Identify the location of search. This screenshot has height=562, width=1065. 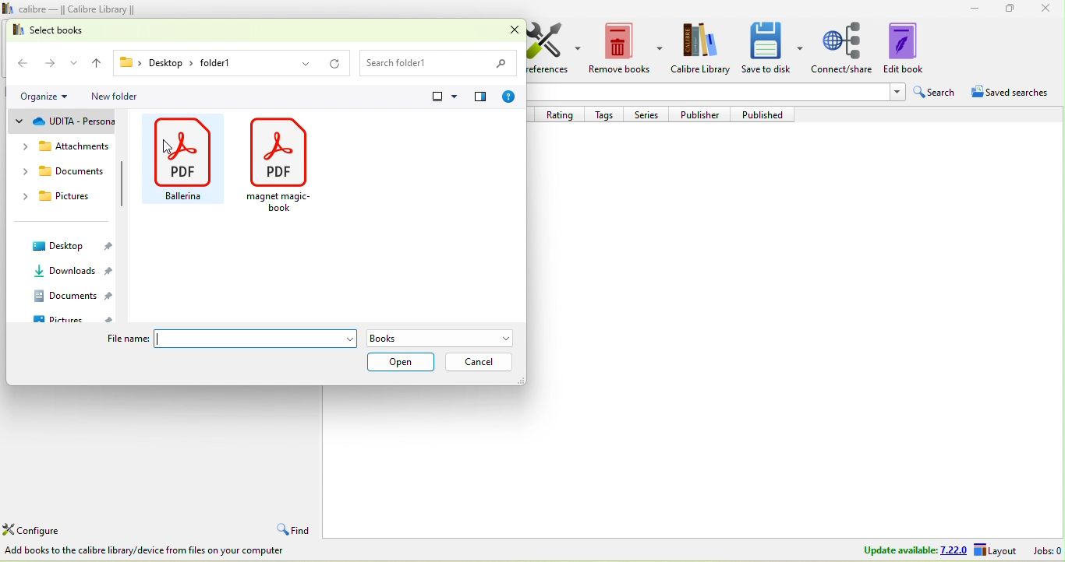
(936, 90).